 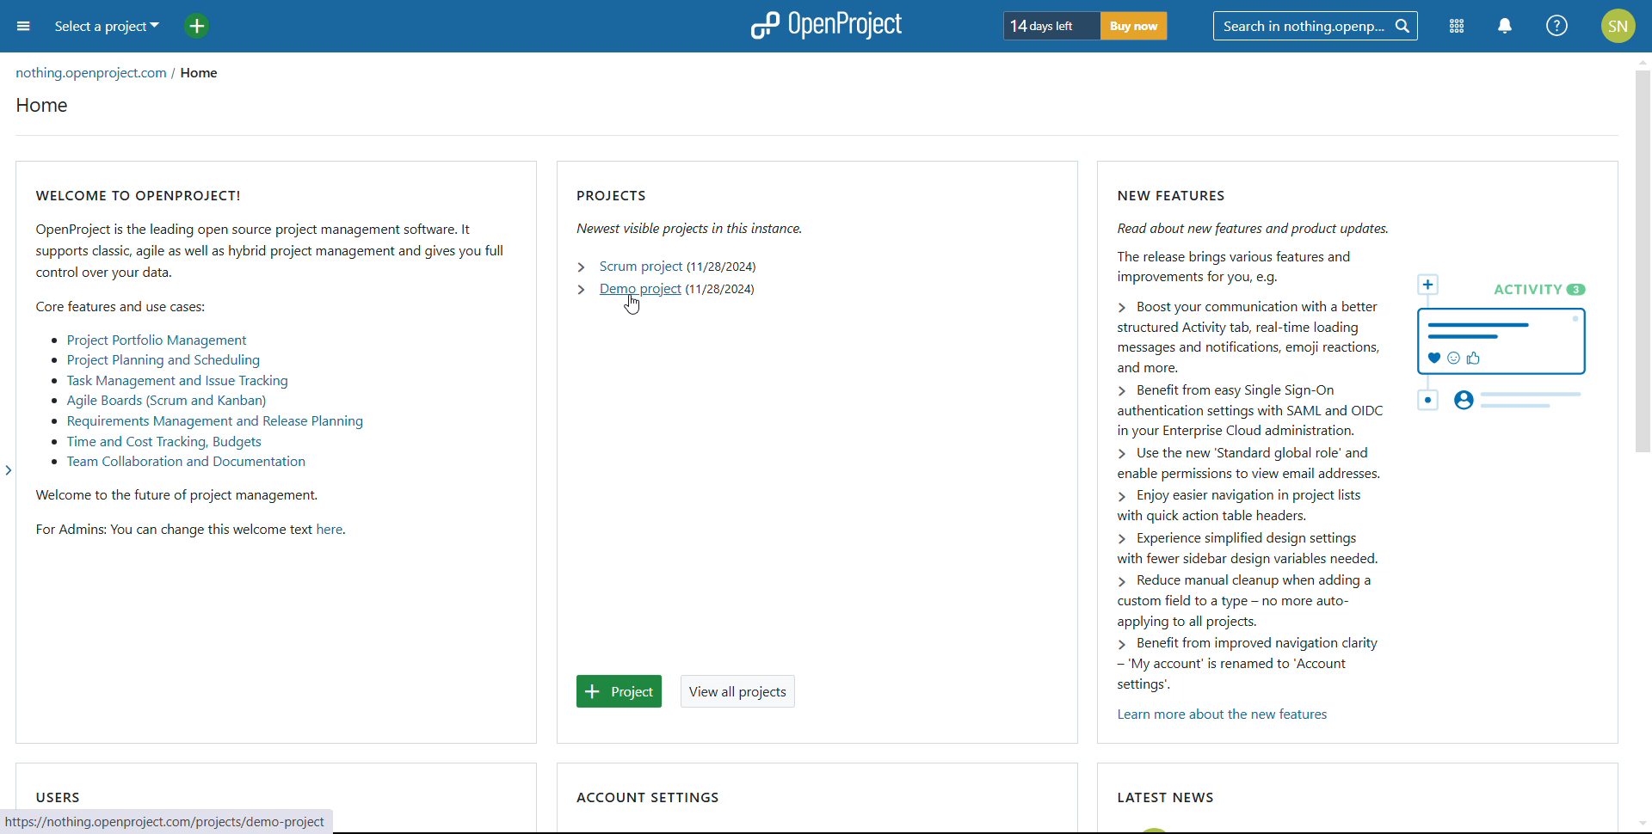 I want to click on view all projects, so click(x=737, y=691).